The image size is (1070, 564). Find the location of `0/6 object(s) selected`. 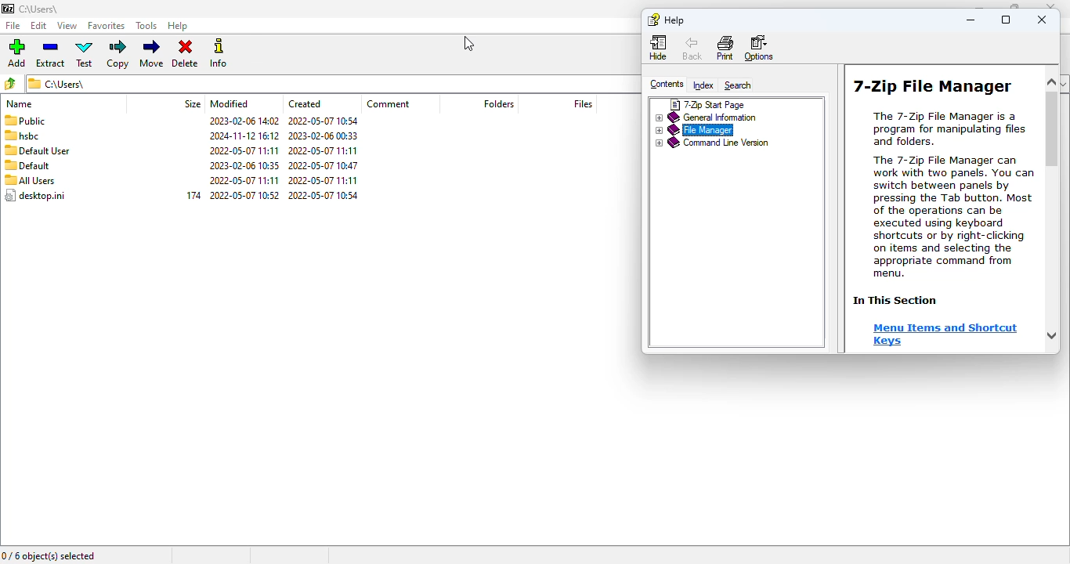

0/6 object(s) selected is located at coordinates (49, 556).